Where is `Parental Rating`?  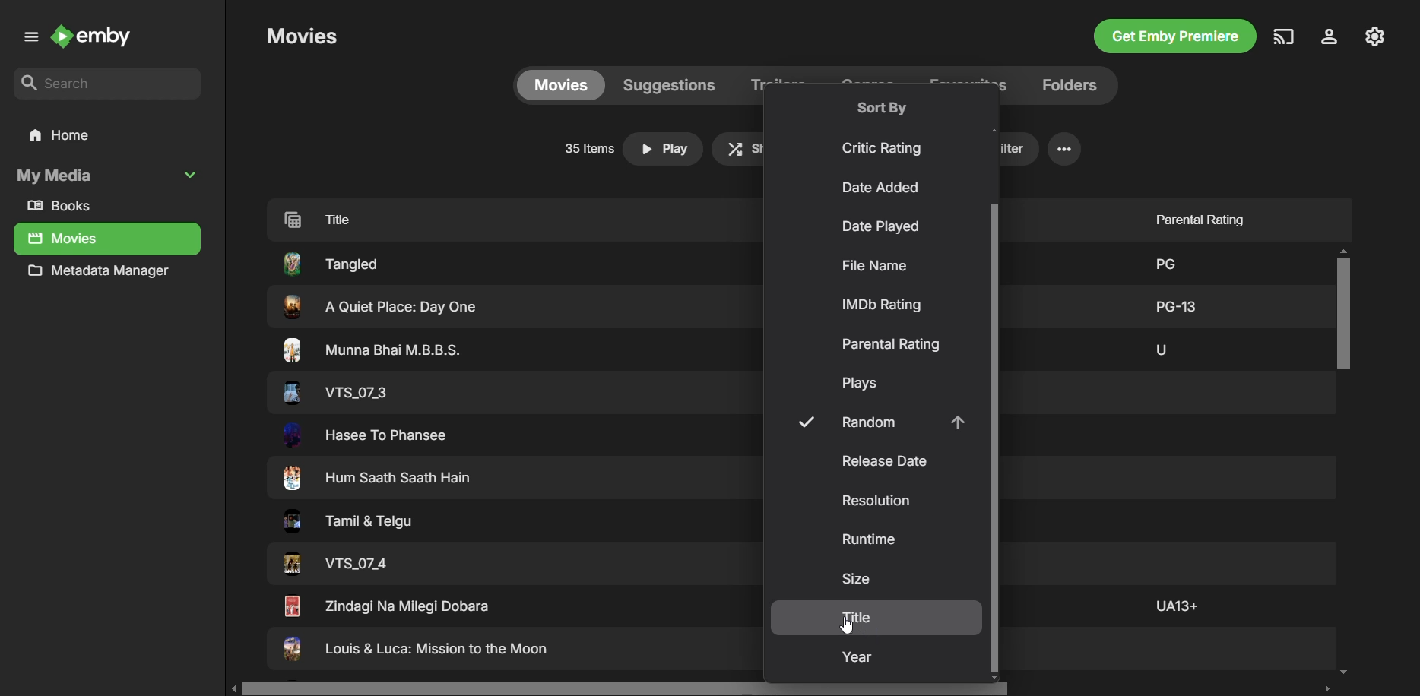
Parental Rating is located at coordinates (1194, 215).